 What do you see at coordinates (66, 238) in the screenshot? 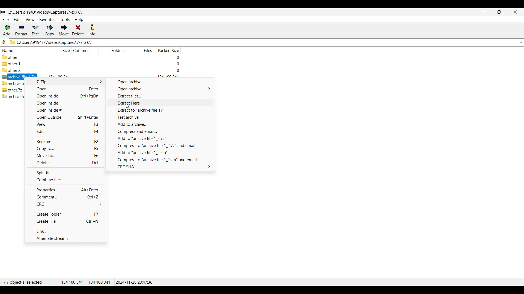
I see `Alternate streams` at bounding box center [66, 238].